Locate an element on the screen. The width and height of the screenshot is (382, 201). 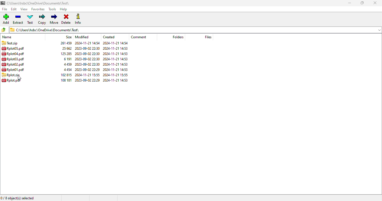
favorites is located at coordinates (38, 9).